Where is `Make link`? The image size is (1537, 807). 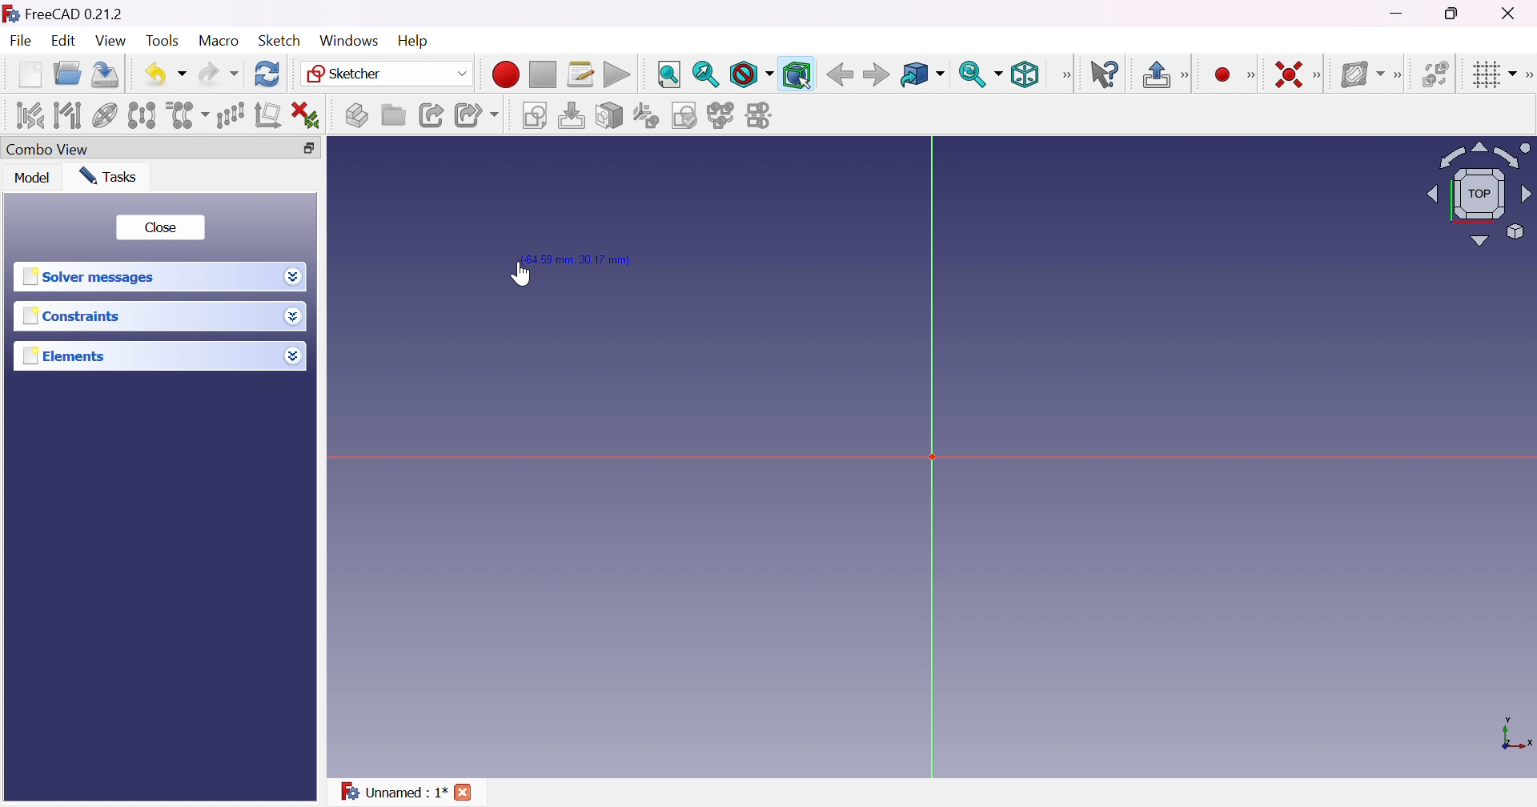 Make link is located at coordinates (434, 116).